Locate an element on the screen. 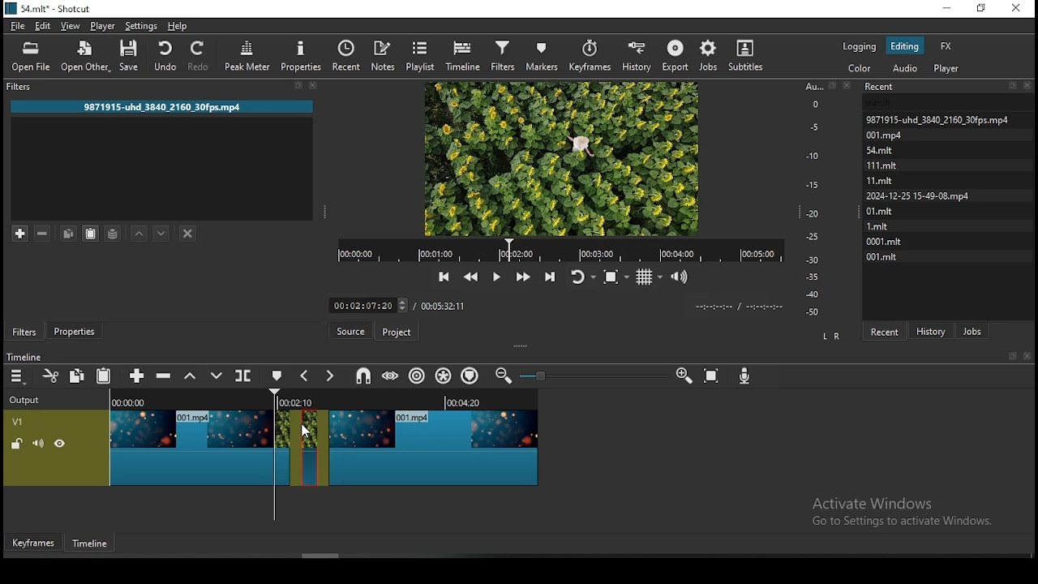  notes is located at coordinates (382, 55).